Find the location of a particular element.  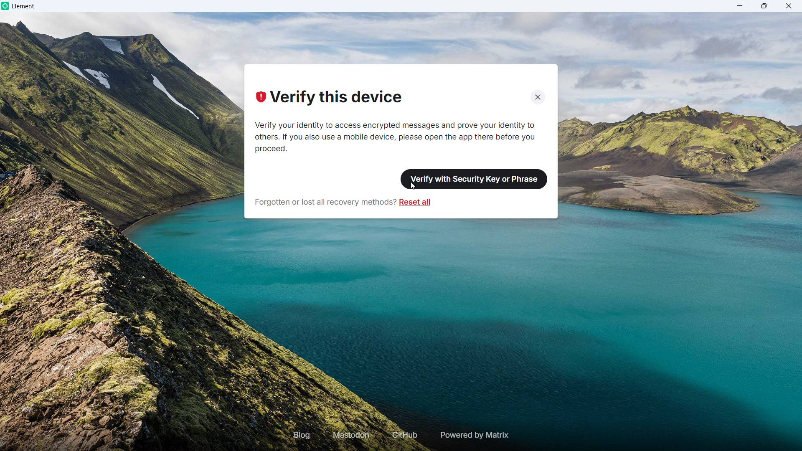

verify your identity to access encrypted messages and prove your identity to others. if you also use a mobile device, please open the app there before you proceed. is located at coordinates (398, 136).